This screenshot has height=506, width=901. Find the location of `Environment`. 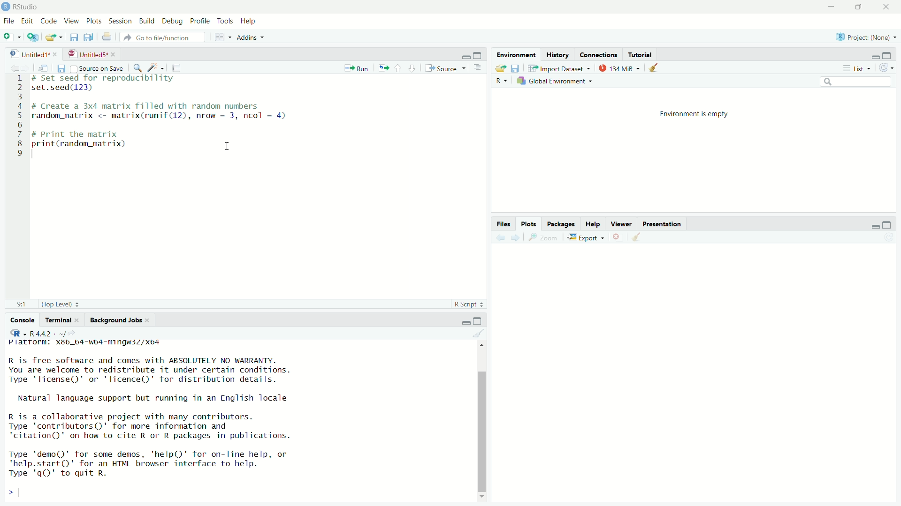

Environment is located at coordinates (516, 54).